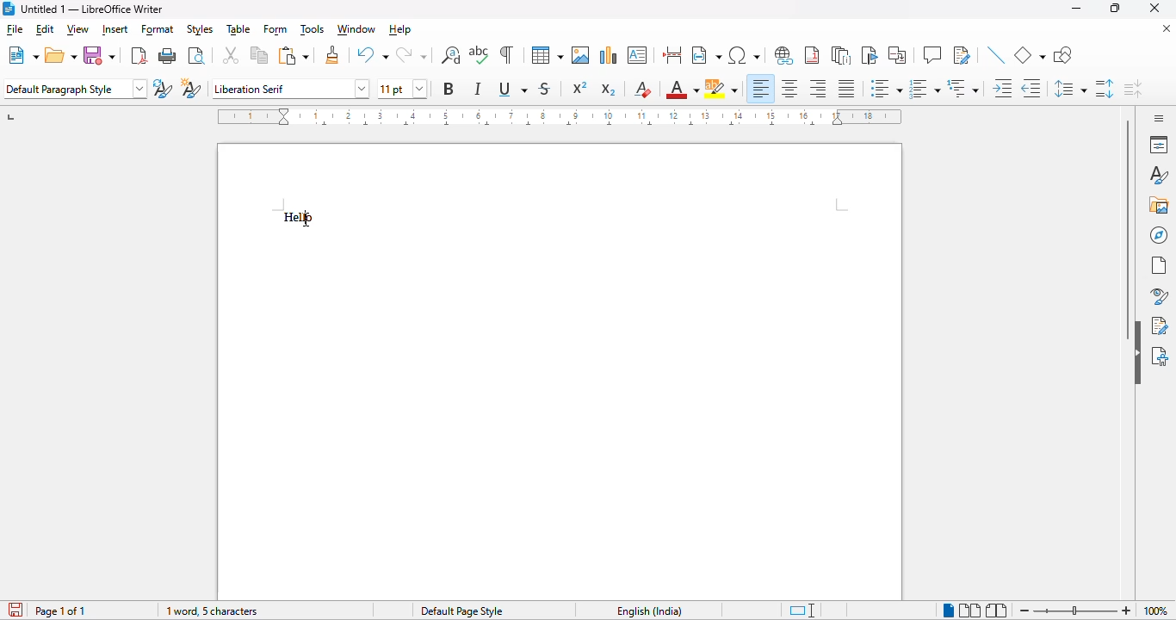 This screenshot has width=1176, height=620. I want to click on multi-page view, so click(969, 611).